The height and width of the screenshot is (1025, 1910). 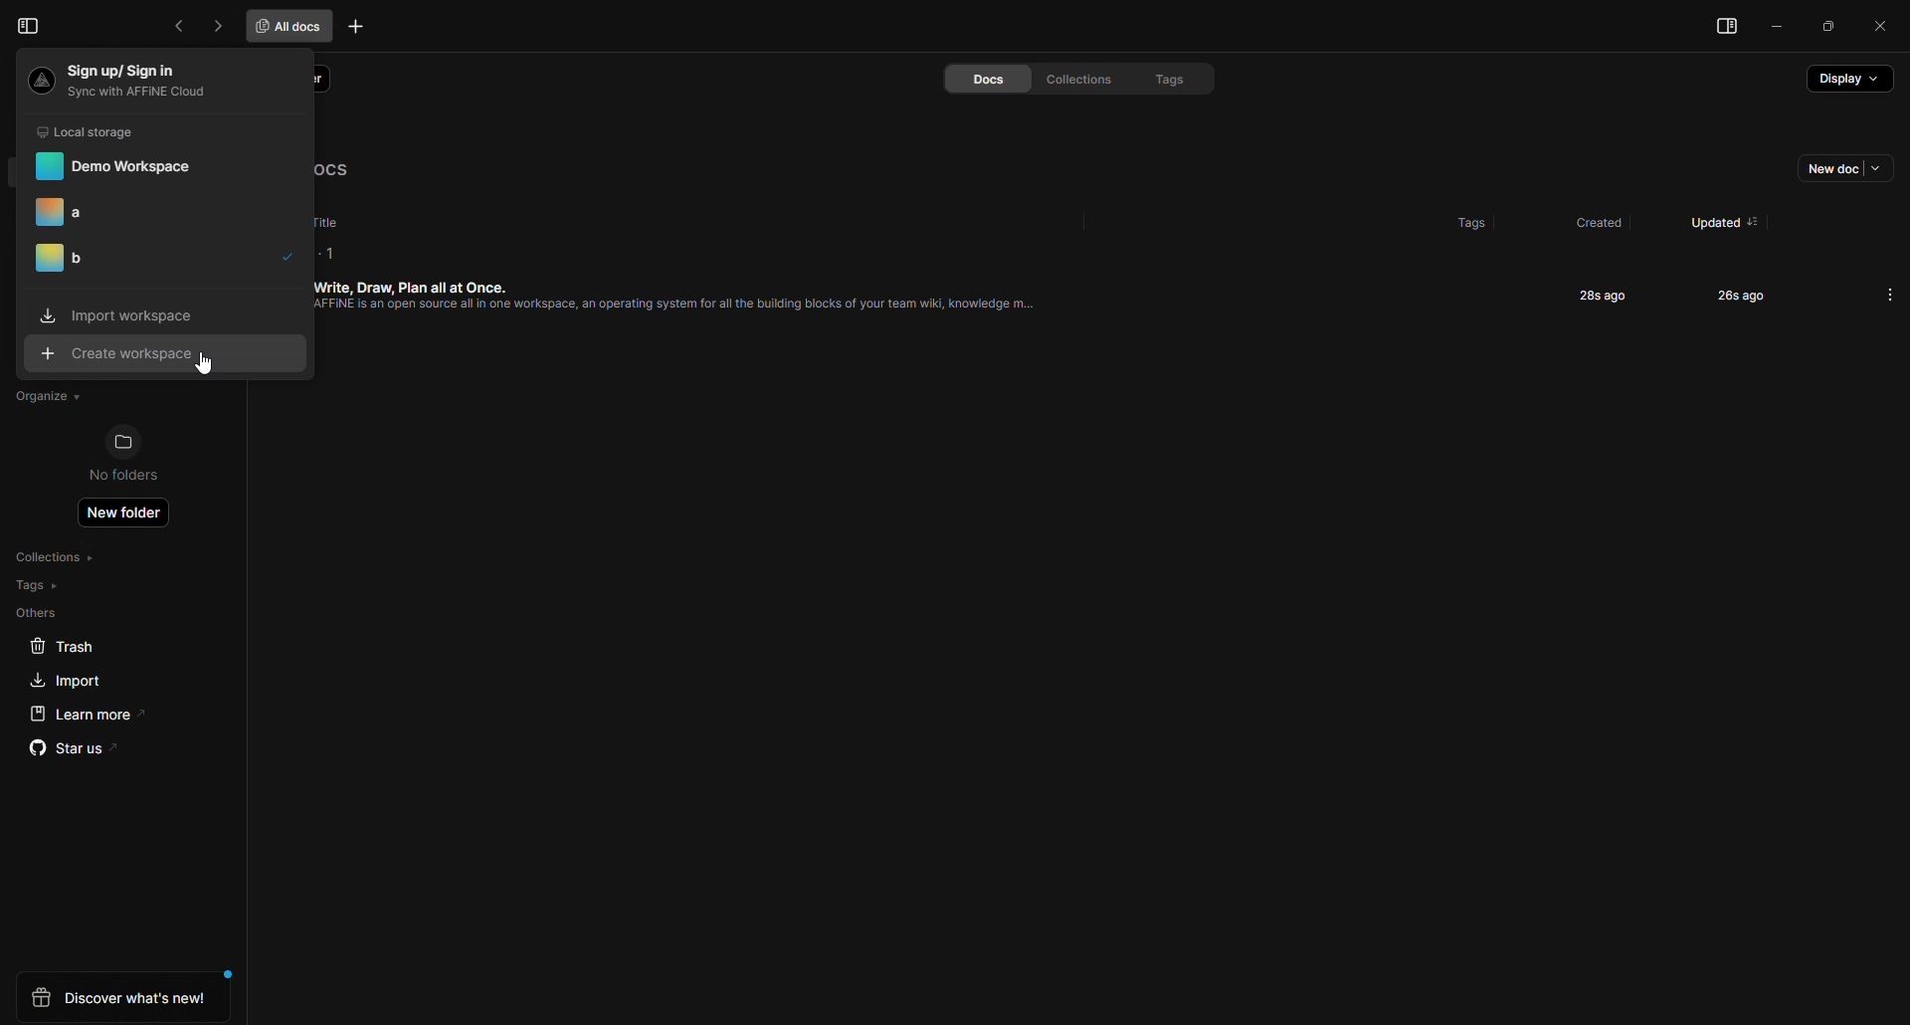 I want to click on import, so click(x=61, y=680).